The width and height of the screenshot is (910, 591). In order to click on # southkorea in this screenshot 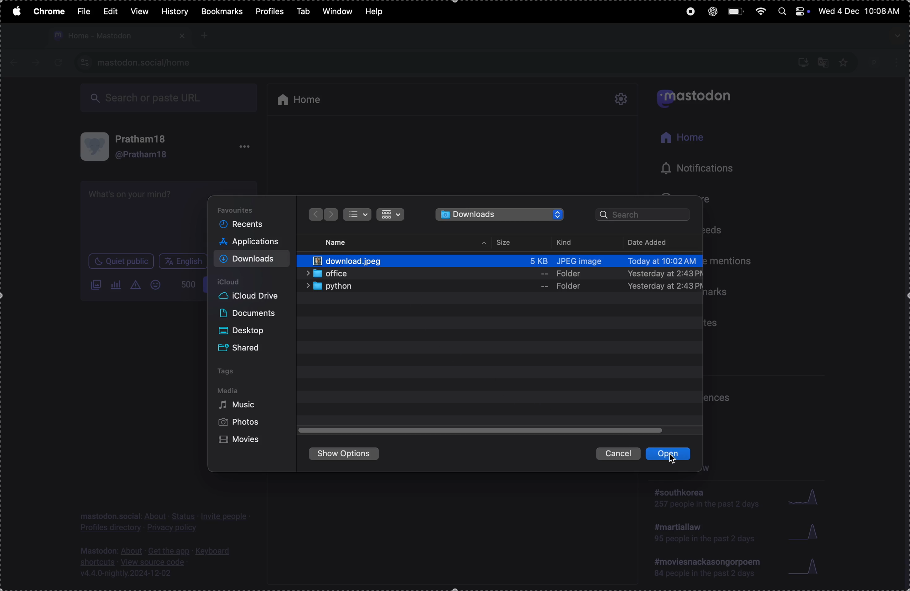, I will do `click(705, 501)`.